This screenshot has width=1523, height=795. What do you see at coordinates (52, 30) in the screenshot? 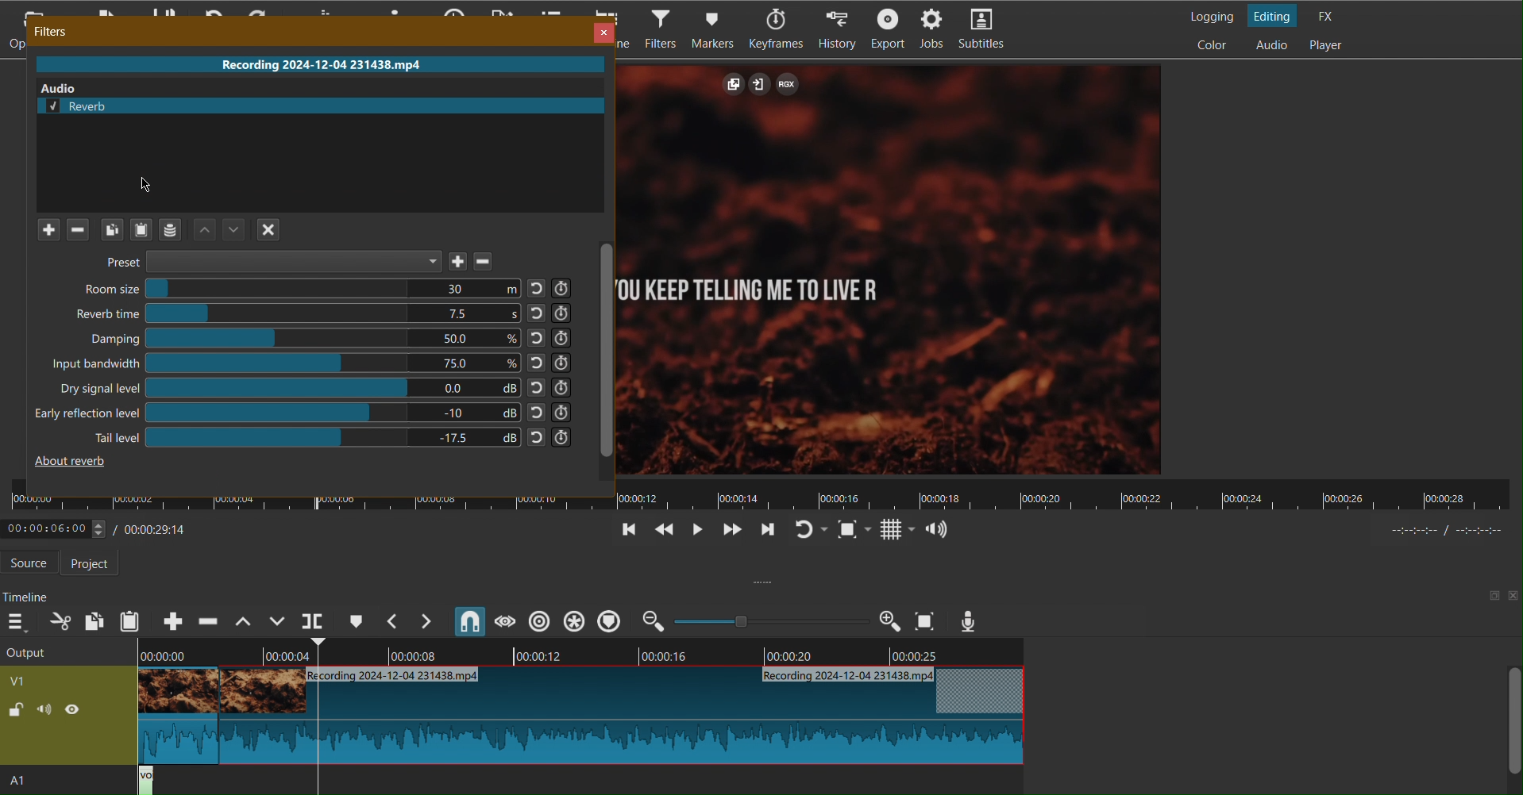
I see `Filters` at bounding box center [52, 30].